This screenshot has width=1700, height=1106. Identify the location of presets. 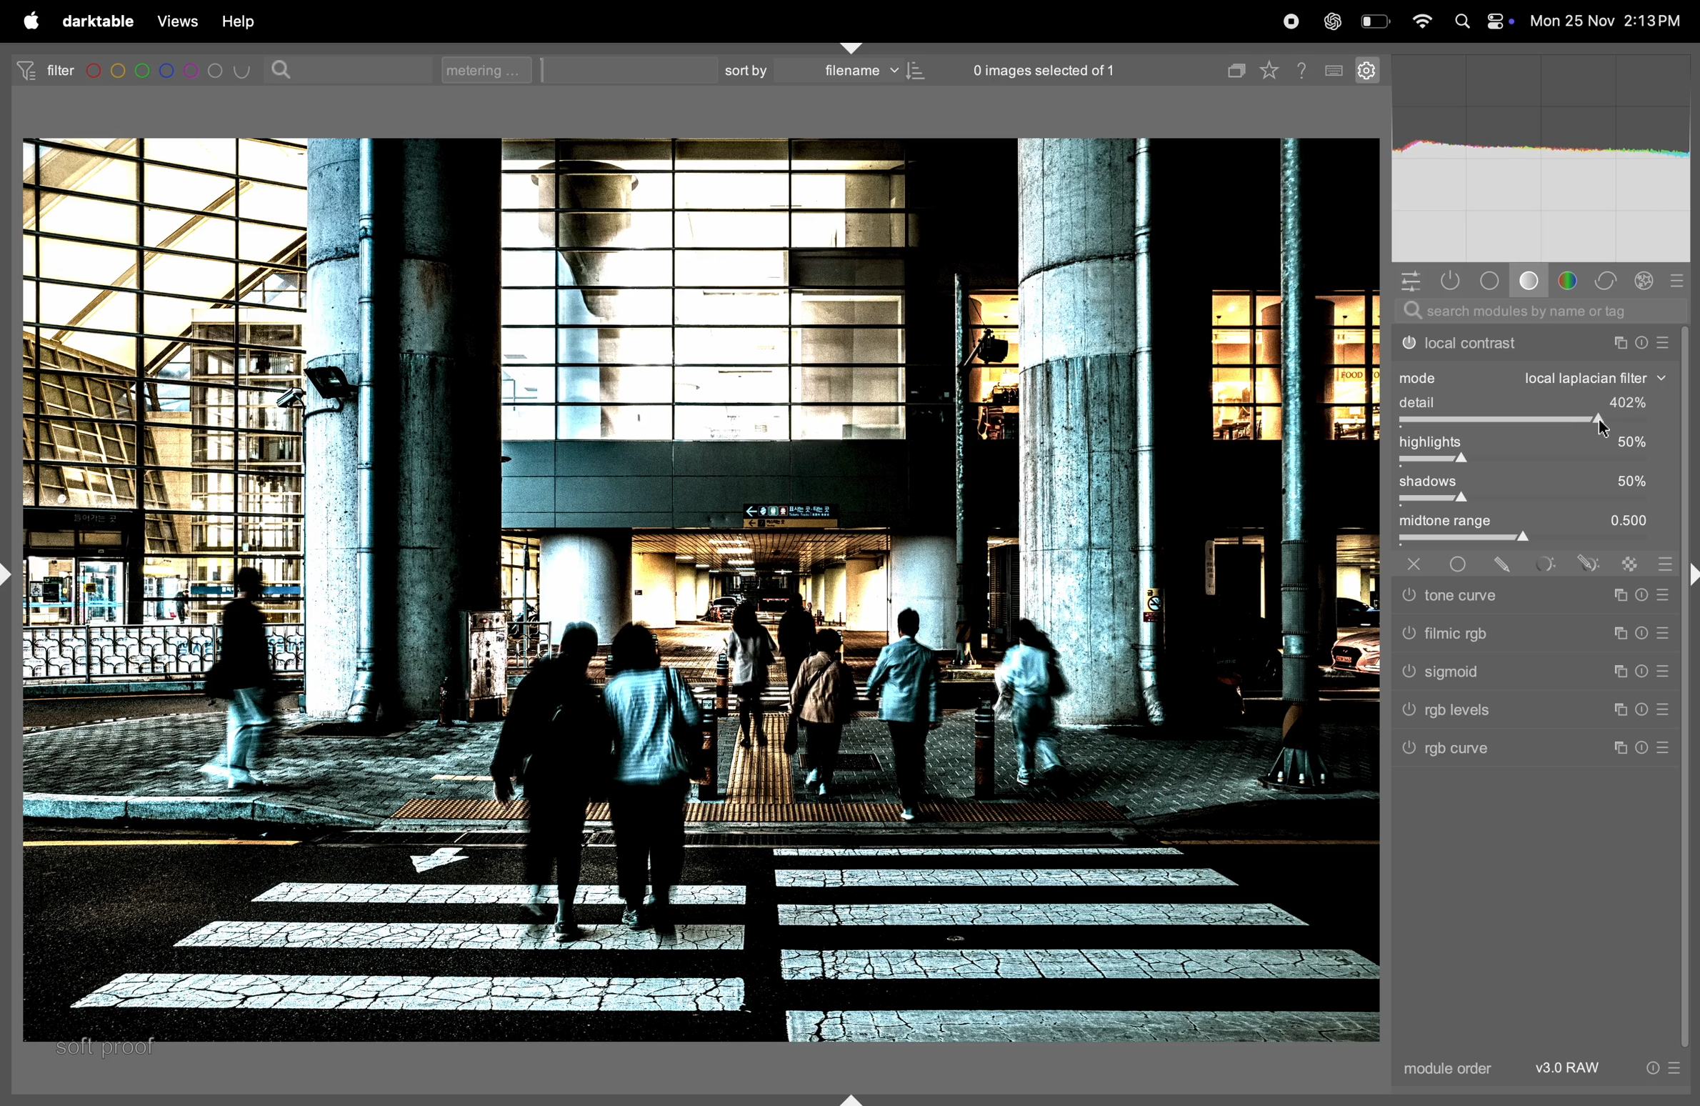
(1679, 279).